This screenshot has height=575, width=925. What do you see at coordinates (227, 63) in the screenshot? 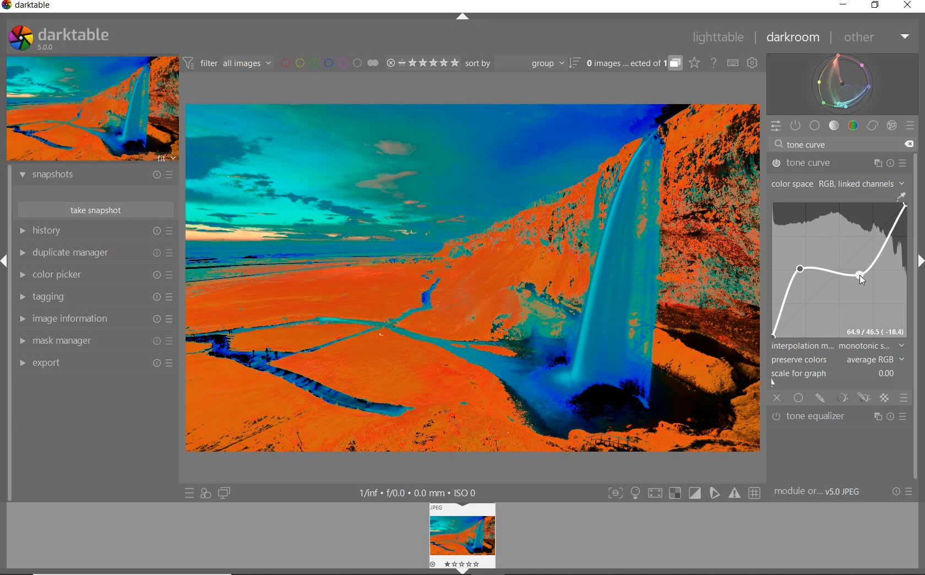
I see `FILTER IMAGES BASED ON THEIR MODULE ORDER` at bounding box center [227, 63].